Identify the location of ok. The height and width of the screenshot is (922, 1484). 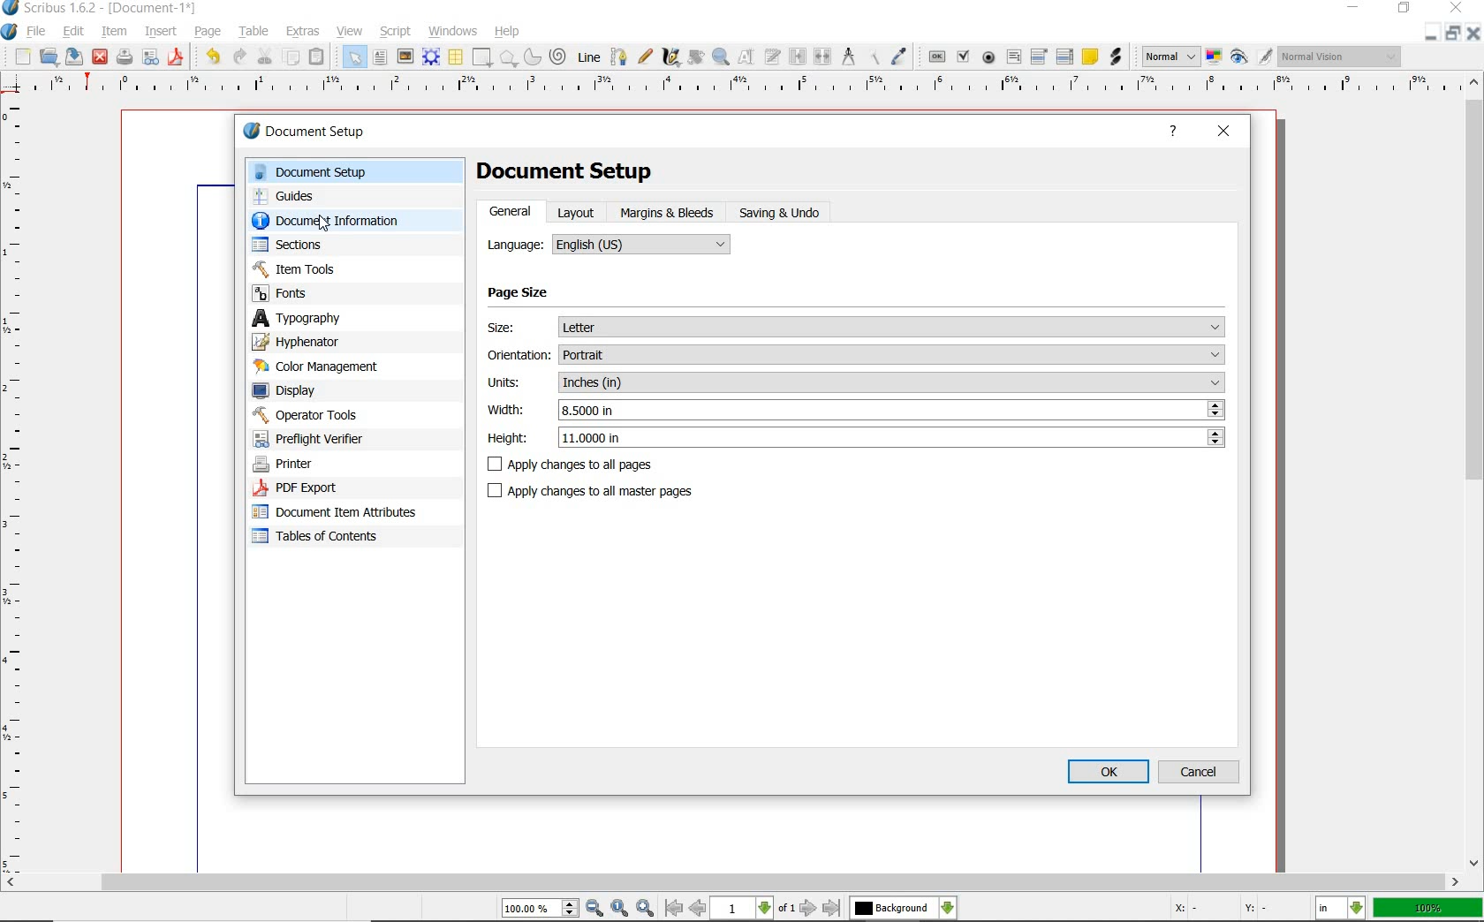
(1108, 771).